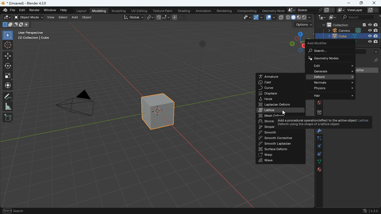 This screenshot has width=381, height=214. Describe the element at coordinates (119, 10) in the screenshot. I see `sculpting` at that location.